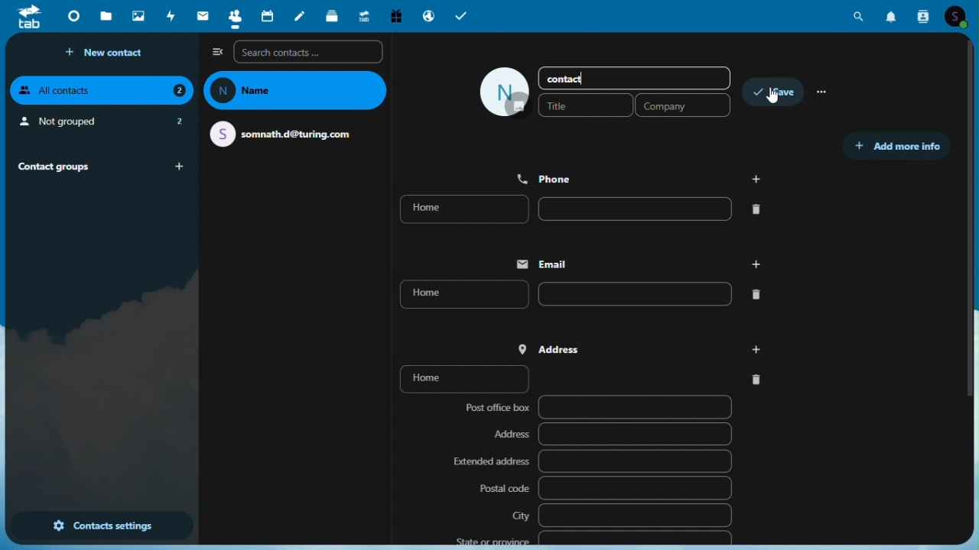  What do you see at coordinates (824, 93) in the screenshot?
I see `ore options` at bounding box center [824, 93].